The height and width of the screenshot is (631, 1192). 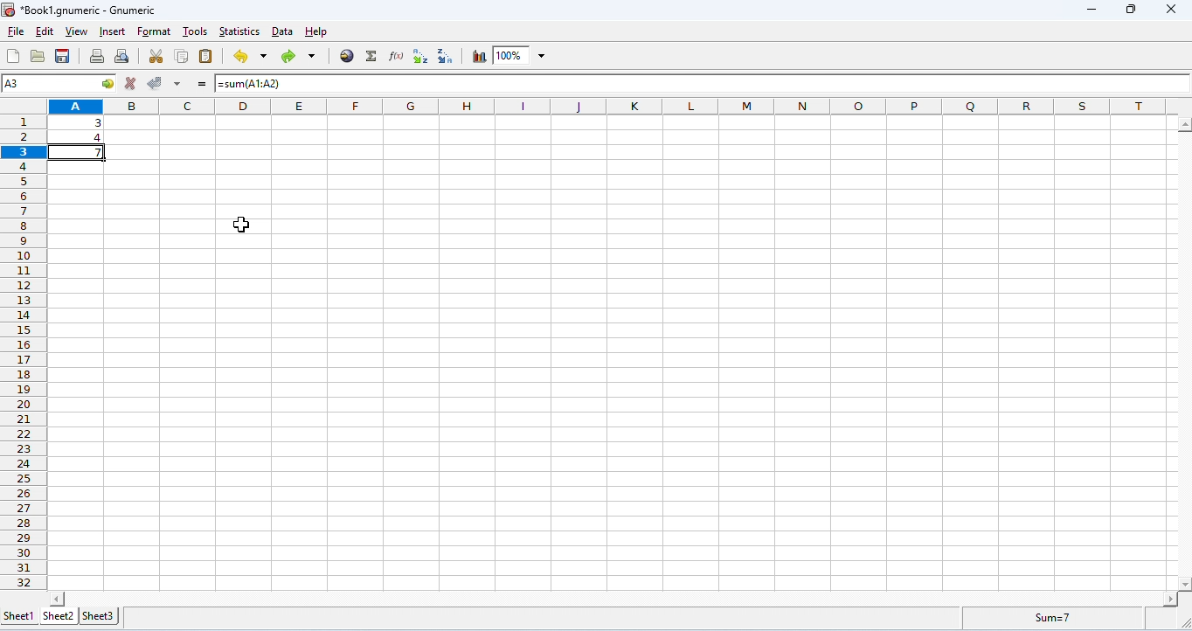 I want to click on accept, so click(x=155, y=83).